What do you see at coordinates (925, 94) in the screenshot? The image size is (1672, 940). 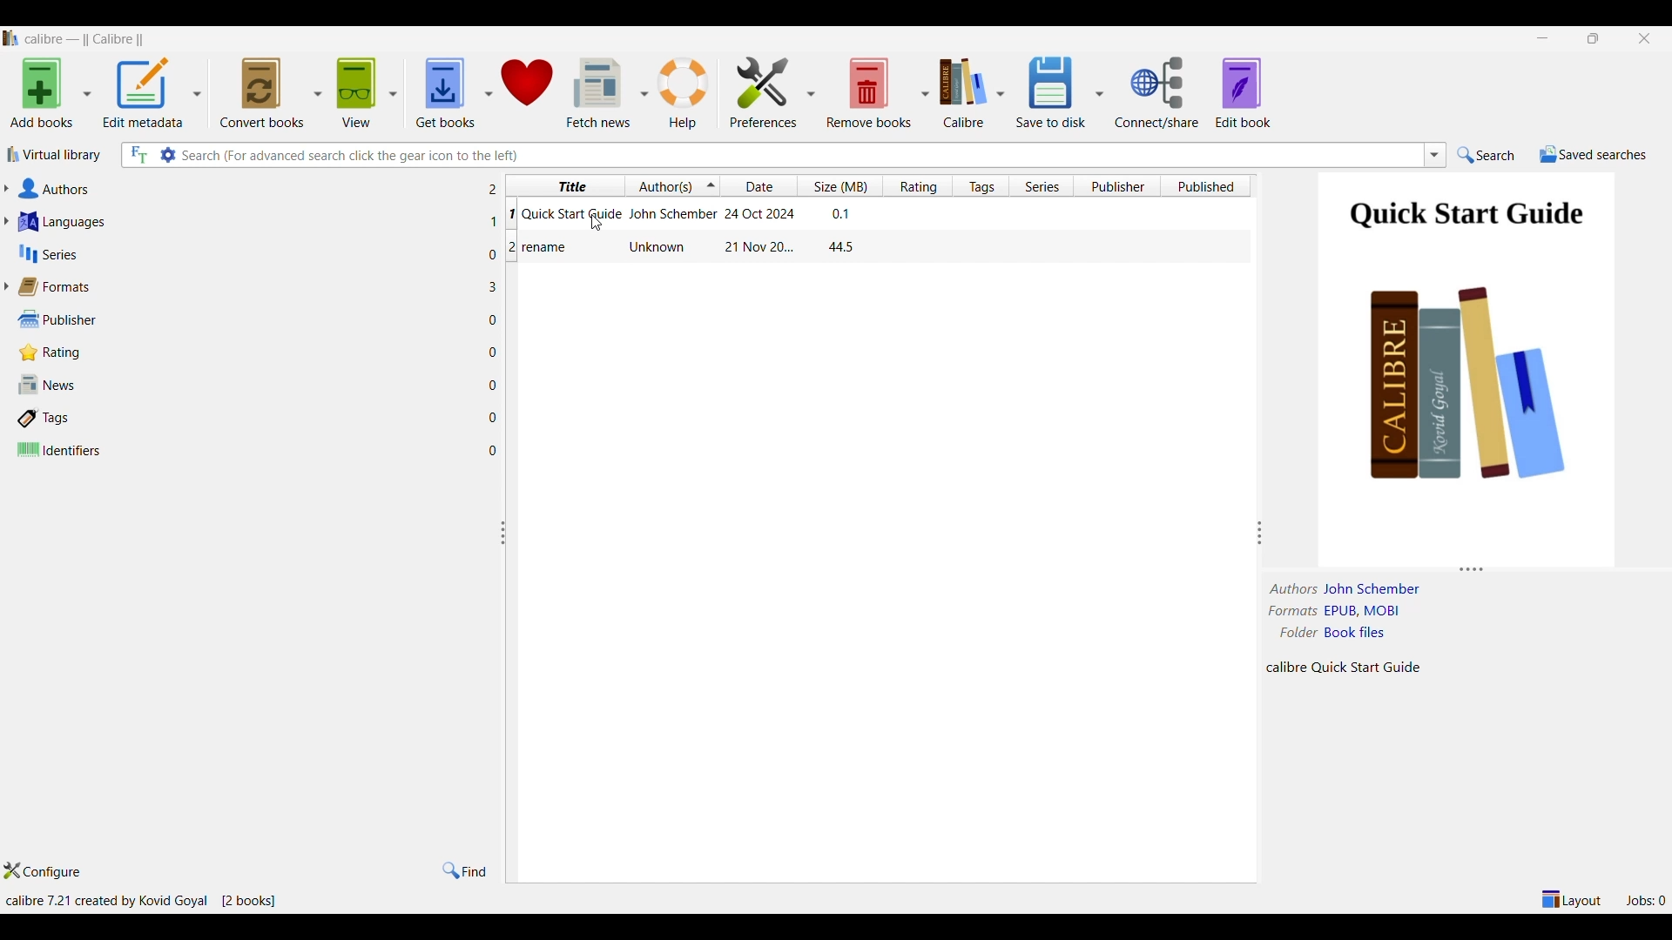 I see `Remove book options` at bounding box center [925, 94].